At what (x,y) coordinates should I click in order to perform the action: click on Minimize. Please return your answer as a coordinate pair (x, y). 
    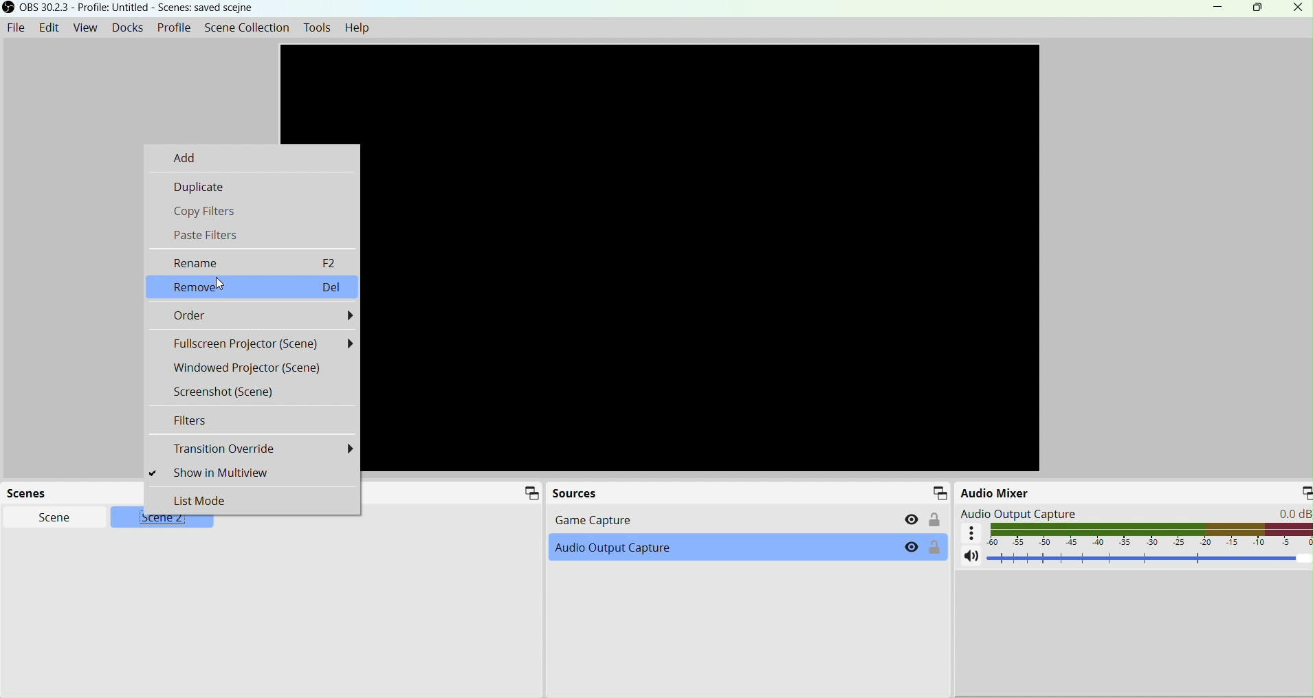
    Looking at the image, I should click on (1301, 490).